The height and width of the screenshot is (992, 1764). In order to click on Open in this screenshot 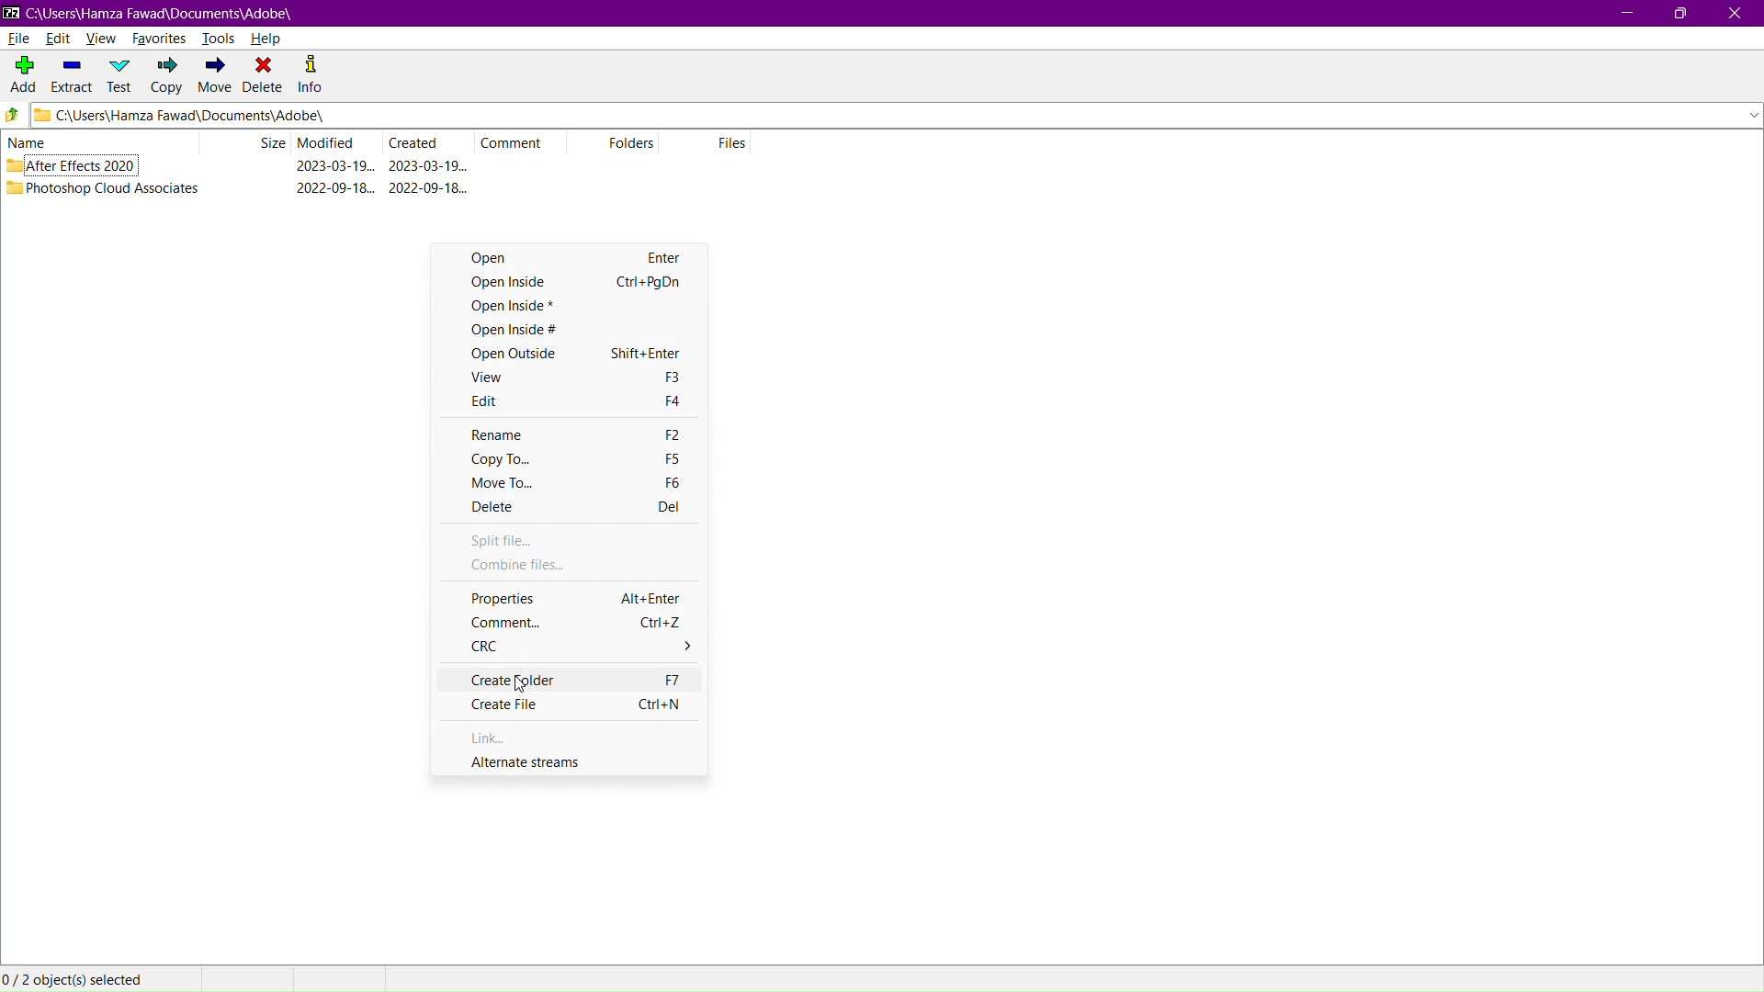, I will do `click(569, 254)`.